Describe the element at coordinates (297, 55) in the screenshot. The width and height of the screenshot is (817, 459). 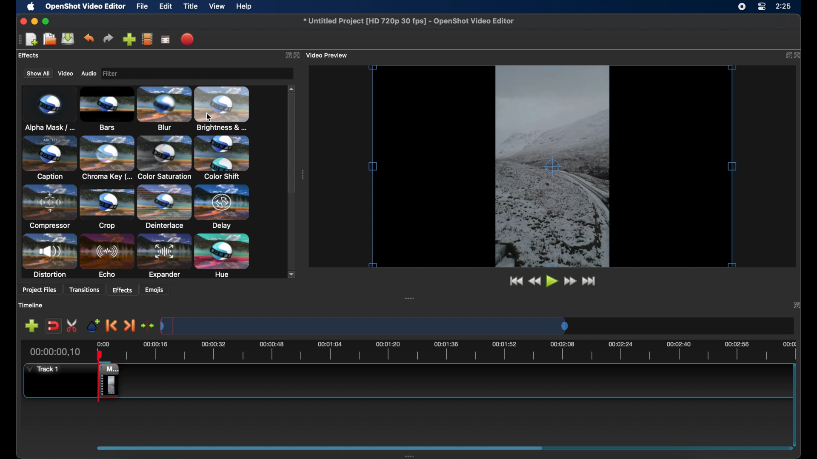
I see `close` at that location.